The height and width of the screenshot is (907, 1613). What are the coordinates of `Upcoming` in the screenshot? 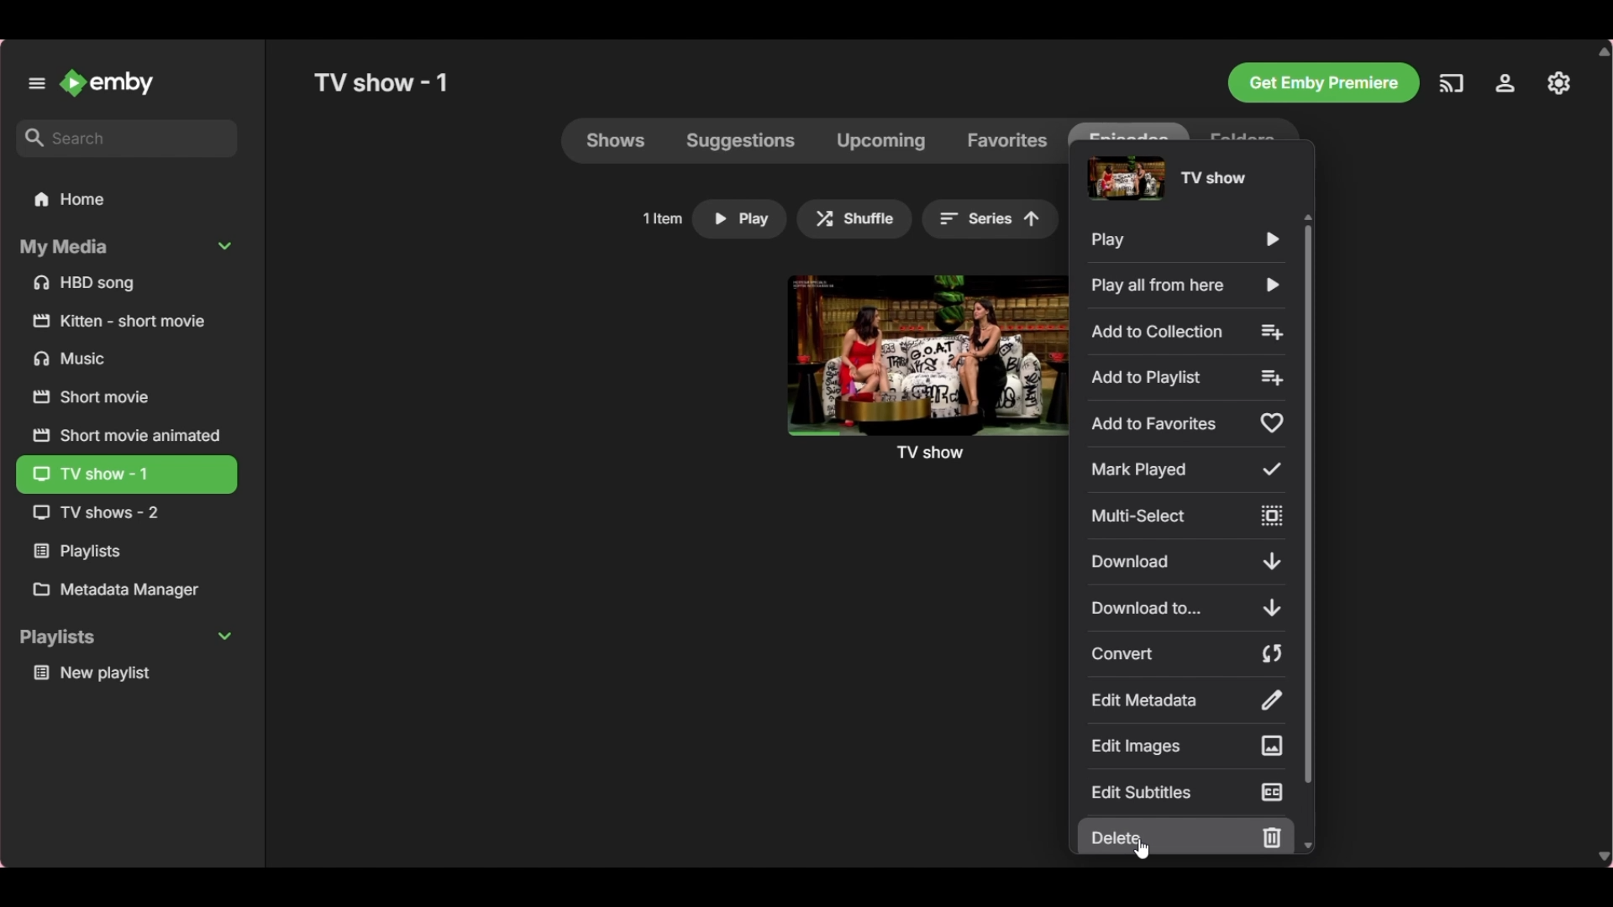 It's located at (880, 140).